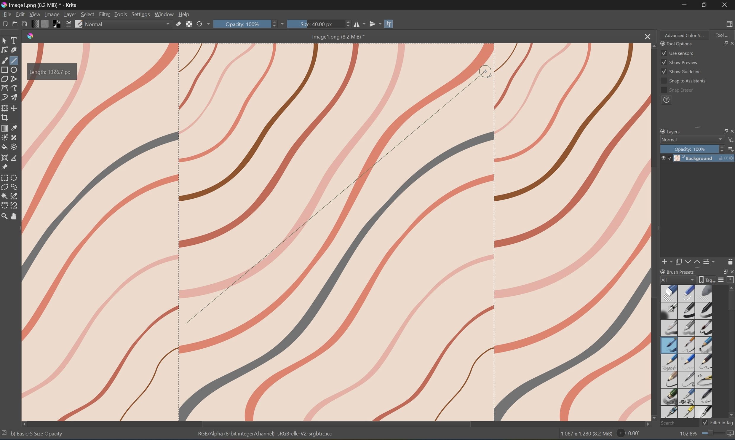 Image resolution: width=735 pixels, height=440 pixels. I want to click on Slider, so click(720, 149).